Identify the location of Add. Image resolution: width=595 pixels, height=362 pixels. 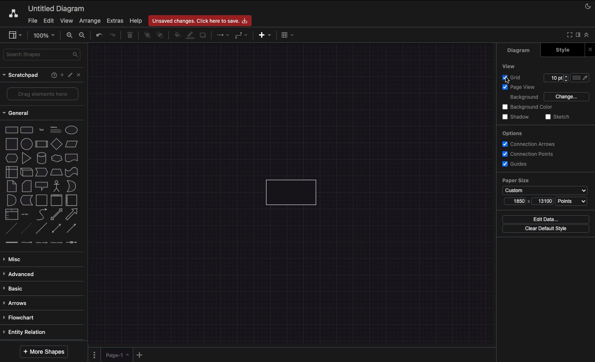
(60, 75).